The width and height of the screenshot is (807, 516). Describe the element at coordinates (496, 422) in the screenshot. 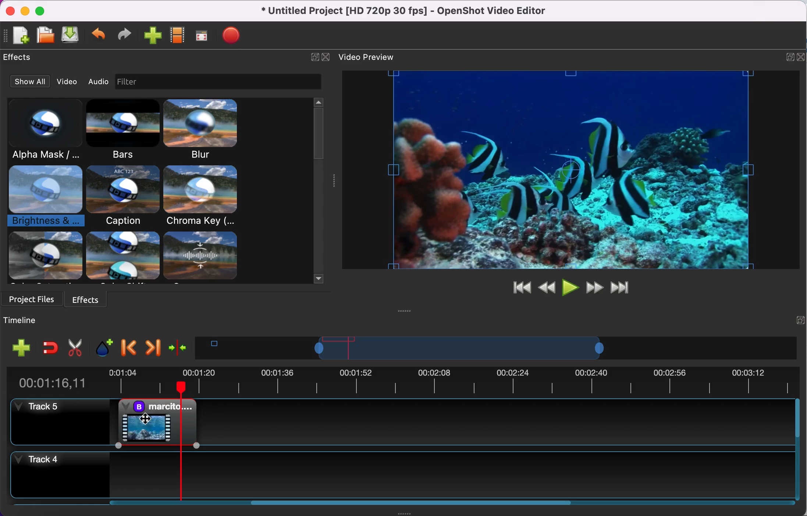

I see `Track 5` at that location.